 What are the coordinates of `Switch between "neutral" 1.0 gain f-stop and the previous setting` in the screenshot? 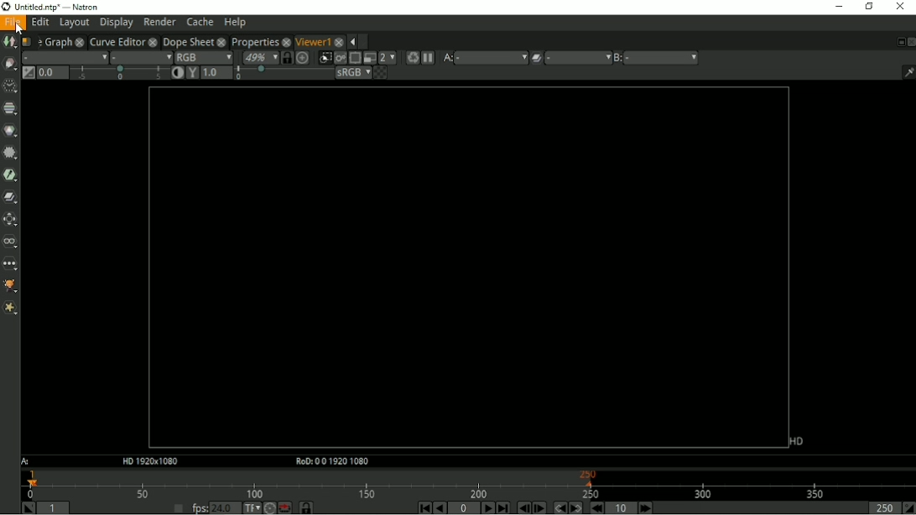 It's located at (27, 72).